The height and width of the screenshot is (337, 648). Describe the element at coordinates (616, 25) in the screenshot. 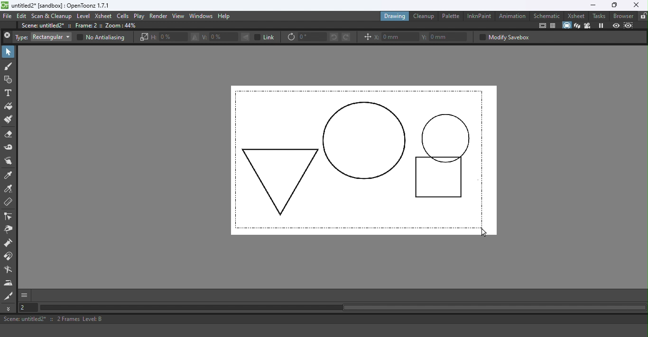

I see `Preview` at that location.